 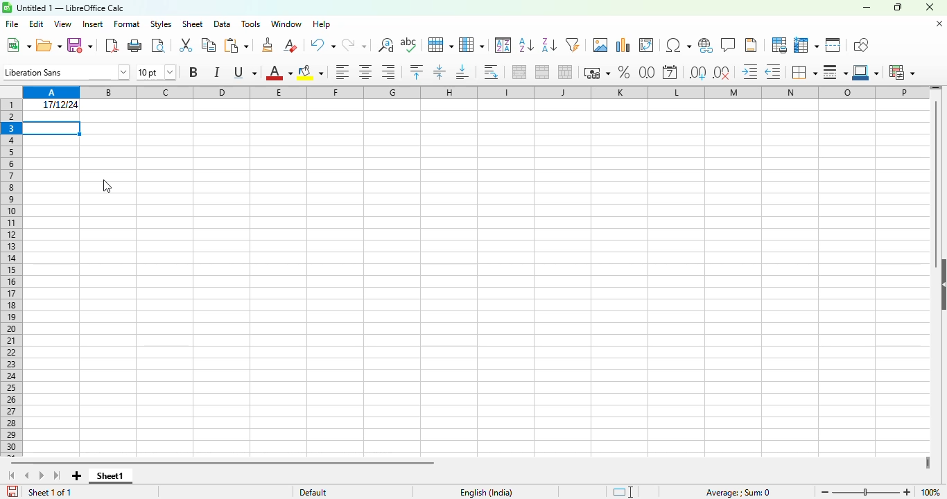 What do you see at coordinates (487, 493) in the screenshot?
I see `text language` at bounding box center [487, 493].